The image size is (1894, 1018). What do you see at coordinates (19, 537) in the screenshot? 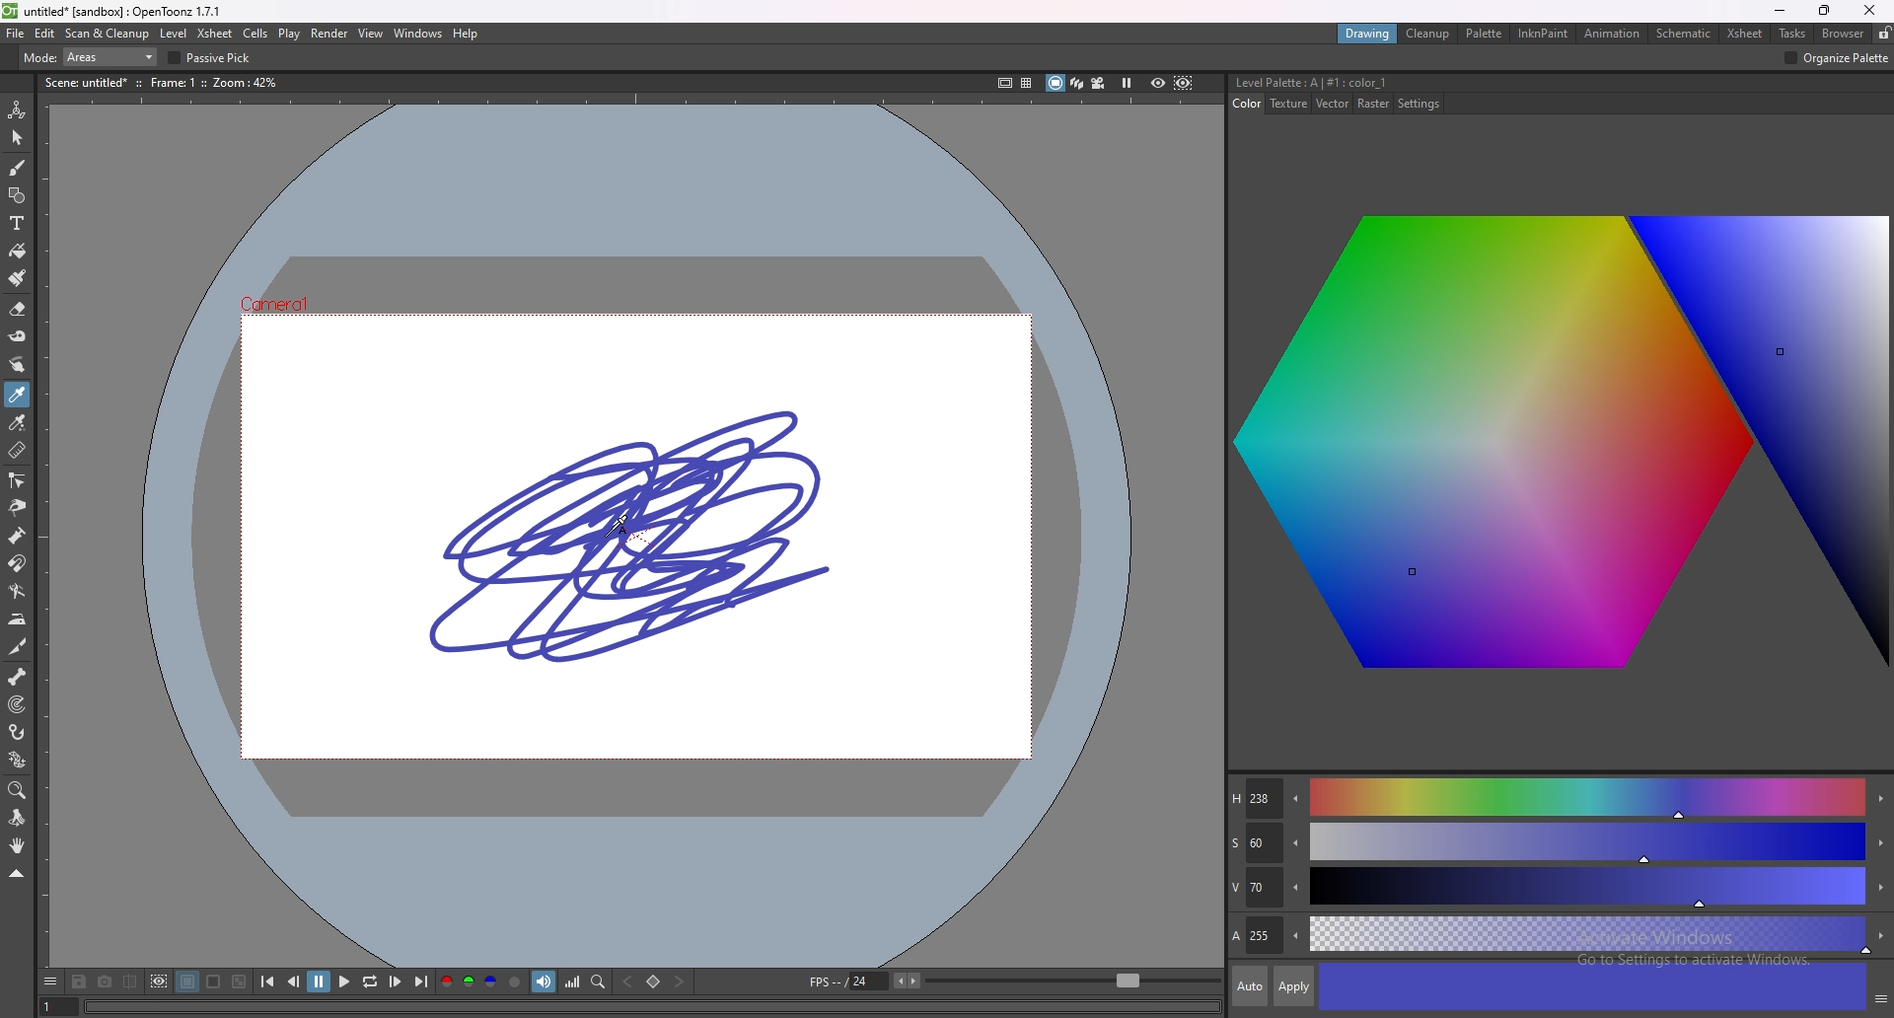
I see `pump tool` at bounding box center [19, 537].